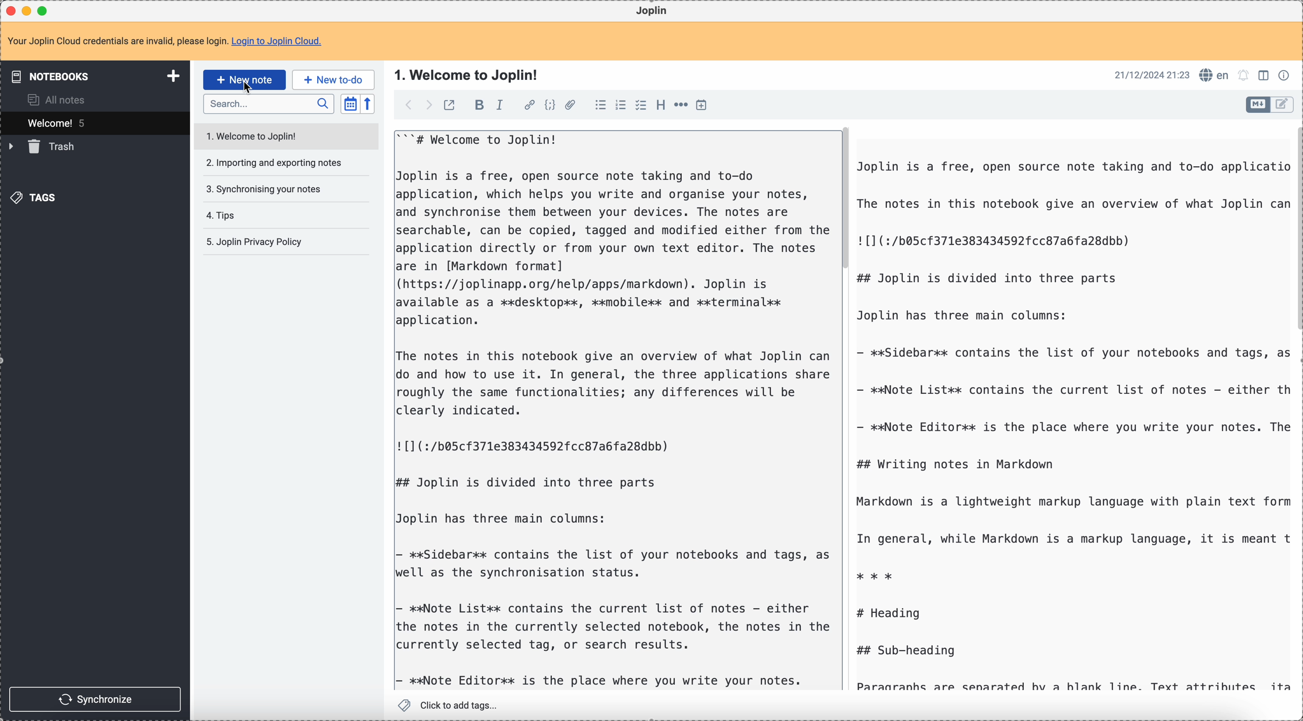  I want to click on checklist, so click(641, 106).